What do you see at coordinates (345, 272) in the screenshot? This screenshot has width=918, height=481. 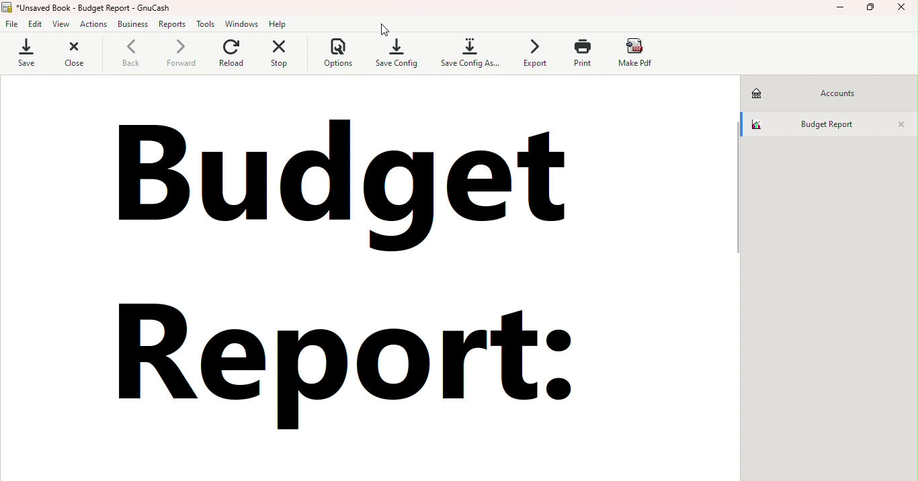 I see `Budget report` at bounding box center [345, 272].